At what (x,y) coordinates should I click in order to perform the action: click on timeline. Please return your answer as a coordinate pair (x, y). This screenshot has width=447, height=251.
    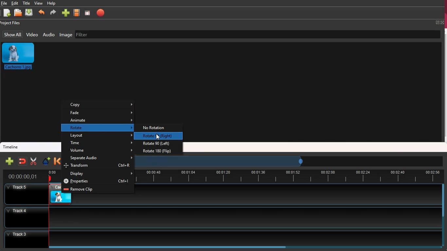
    Looking at the image, I should click on (290, 176).